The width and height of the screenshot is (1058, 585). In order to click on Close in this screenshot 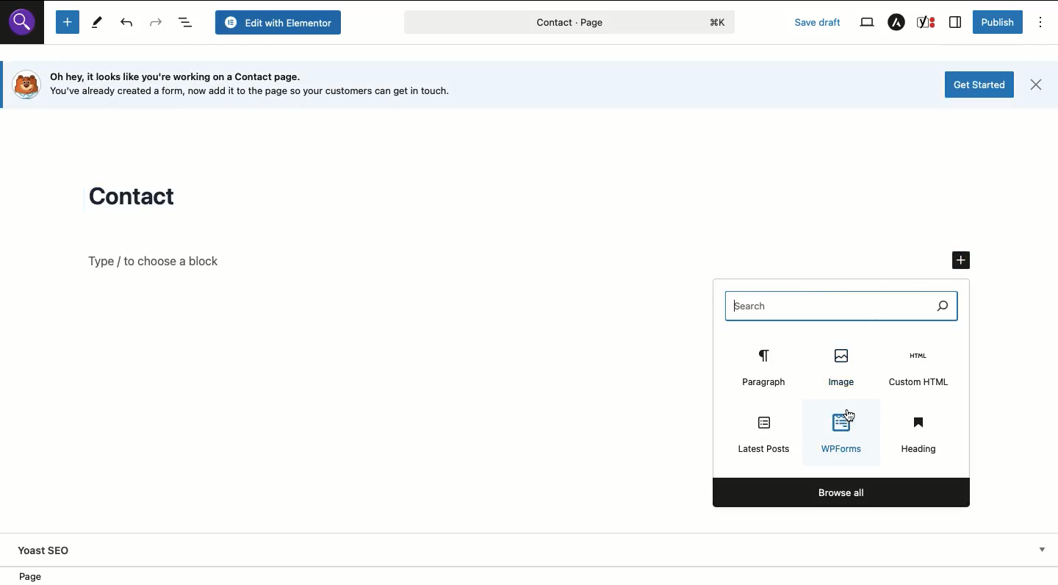, I will do `click(1035, 87)`.